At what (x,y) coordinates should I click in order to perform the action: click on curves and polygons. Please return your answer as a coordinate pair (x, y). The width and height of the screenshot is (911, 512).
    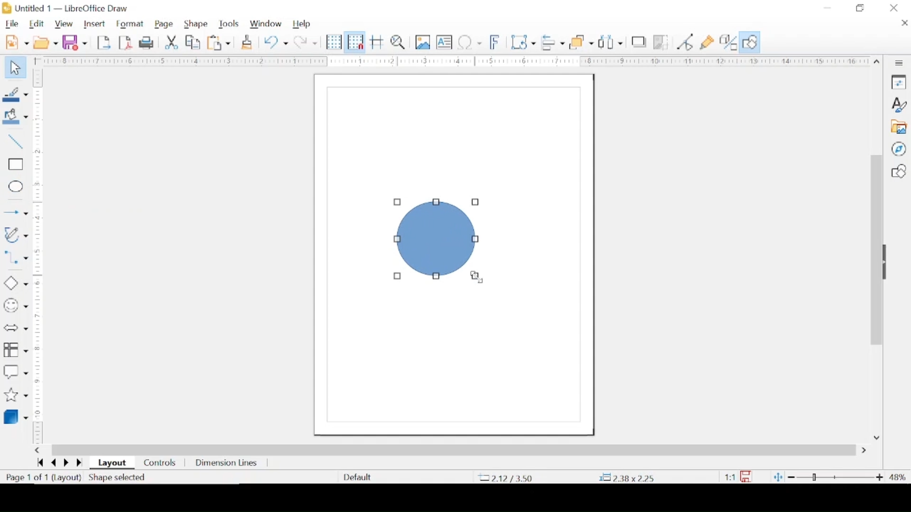
    Looking at the image, I should click on (16, 235).